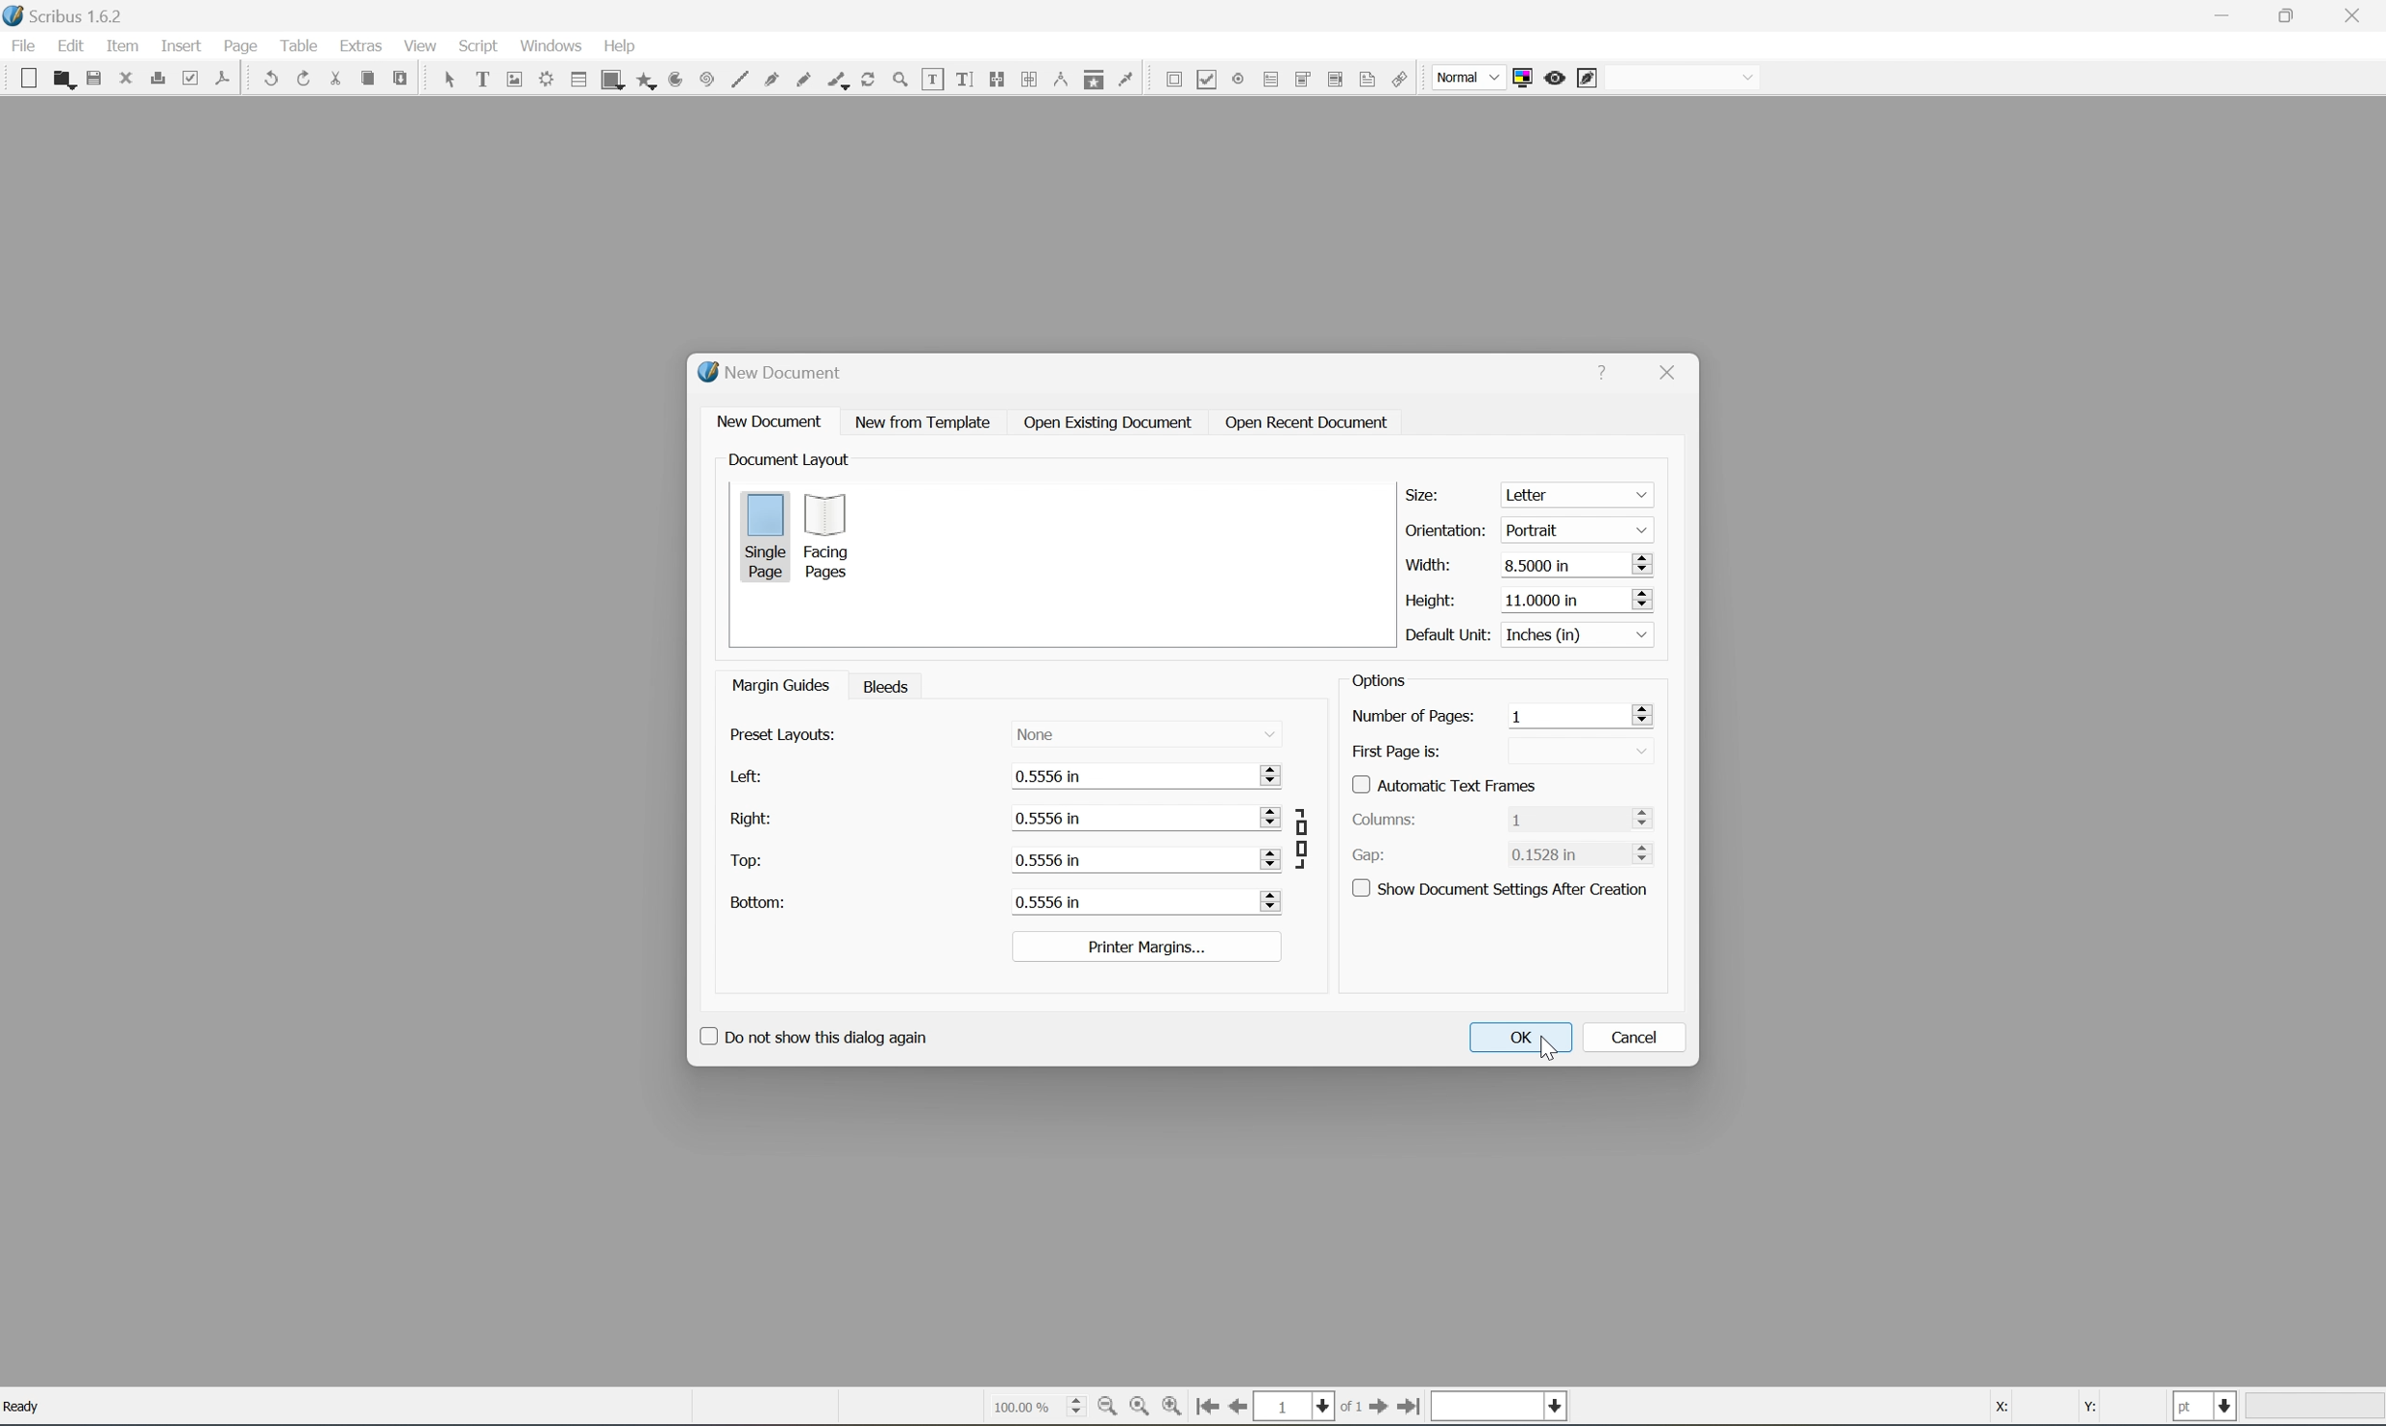 The width and height of the screenshot is (2386, 1426). What do you see at coordinates (2359, 17) in the screenshot?
I see `close` at bounding box center [2359, 17].